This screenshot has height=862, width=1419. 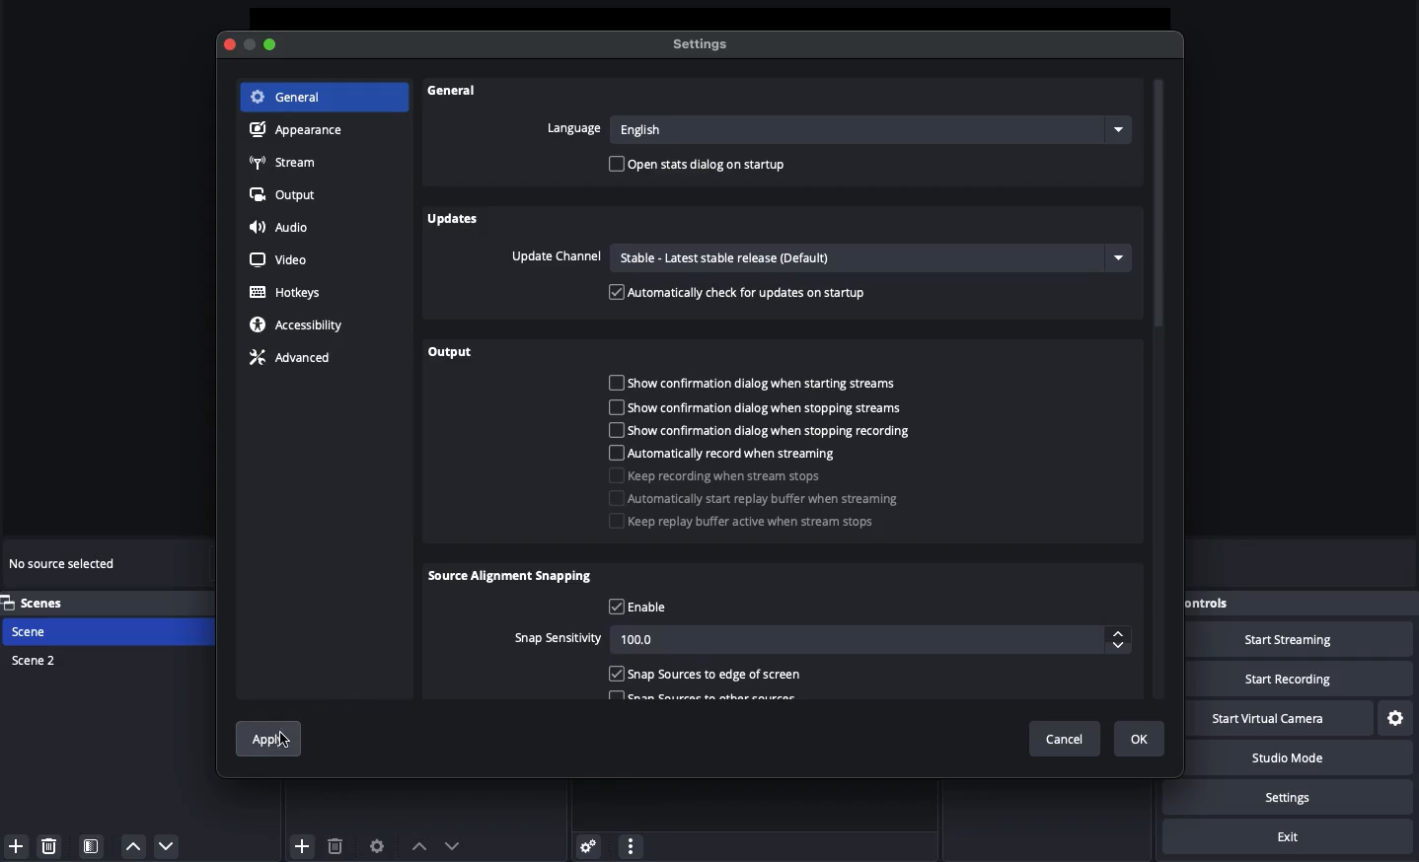 I want to click on Start virtual camera, so click(x=1286, y=717).